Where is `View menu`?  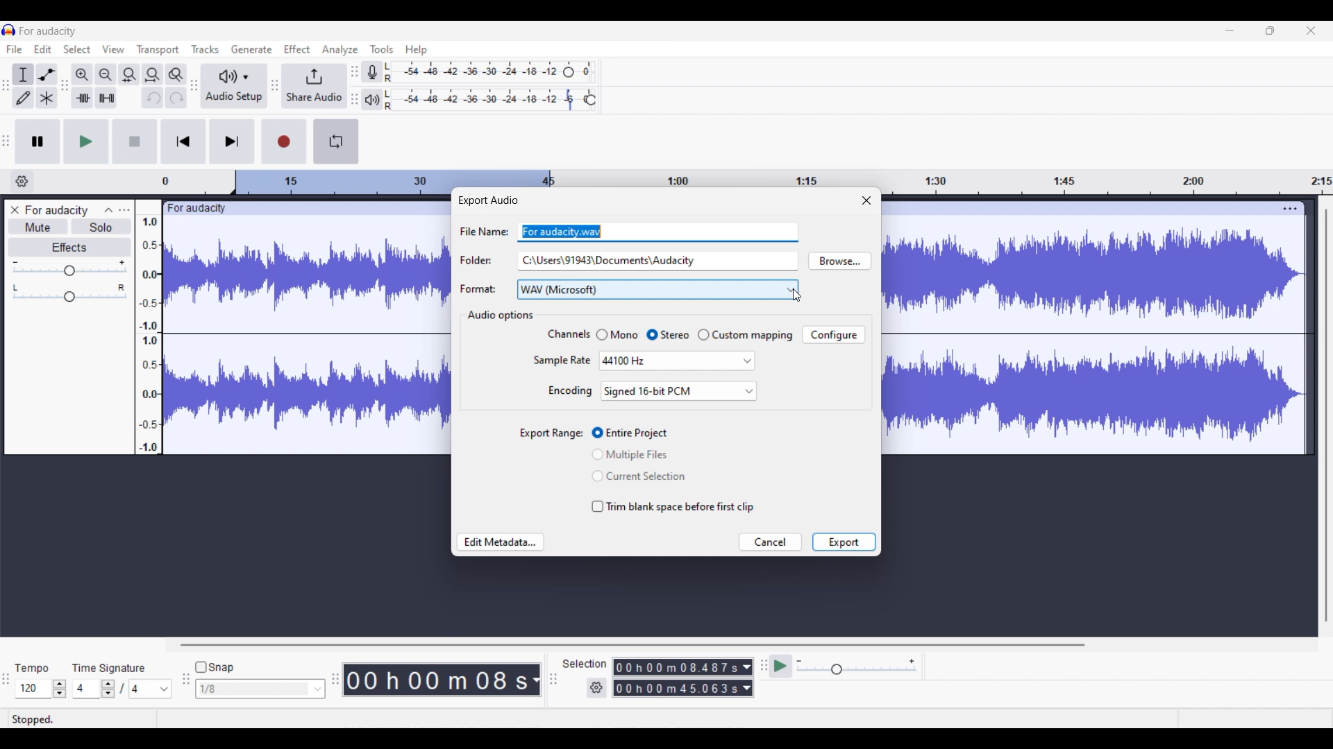 View menu is located at coordinates (114, 49).